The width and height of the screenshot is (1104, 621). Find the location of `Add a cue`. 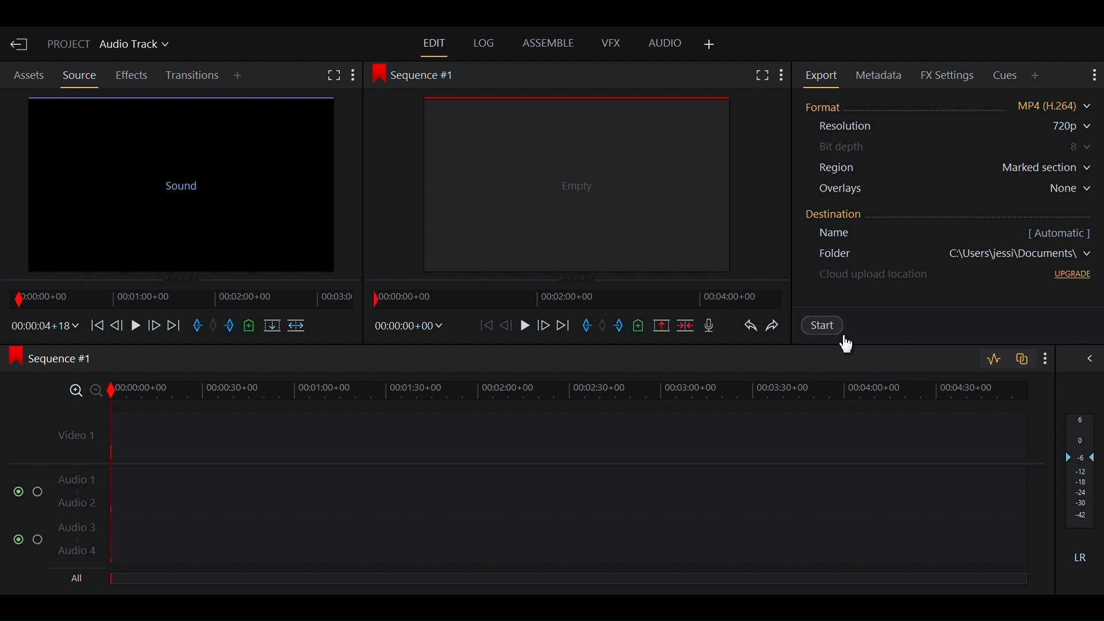

Add a cue is located at coordinates (250, 326).